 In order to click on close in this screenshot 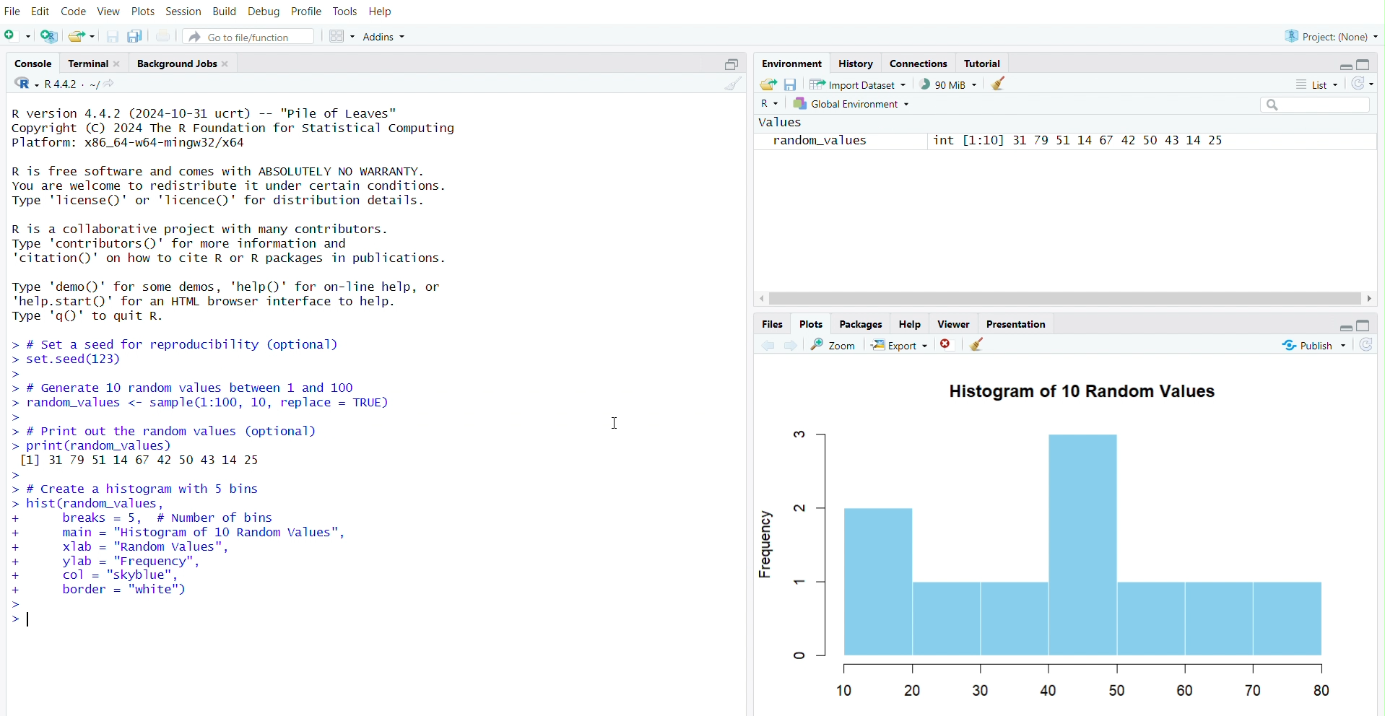, I will do `click(230, 66)`.